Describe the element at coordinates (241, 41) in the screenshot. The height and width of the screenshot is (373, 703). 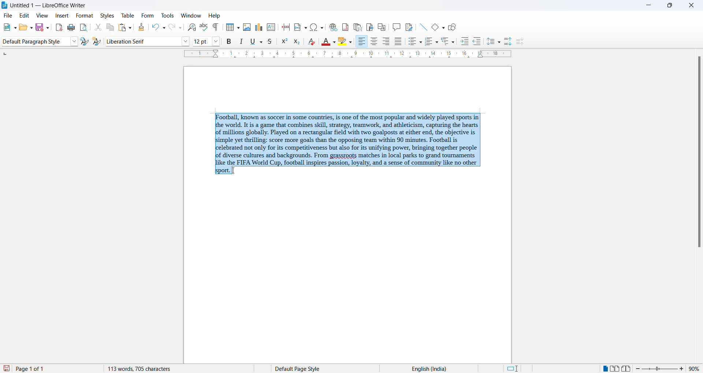
I see `italic` at that location.